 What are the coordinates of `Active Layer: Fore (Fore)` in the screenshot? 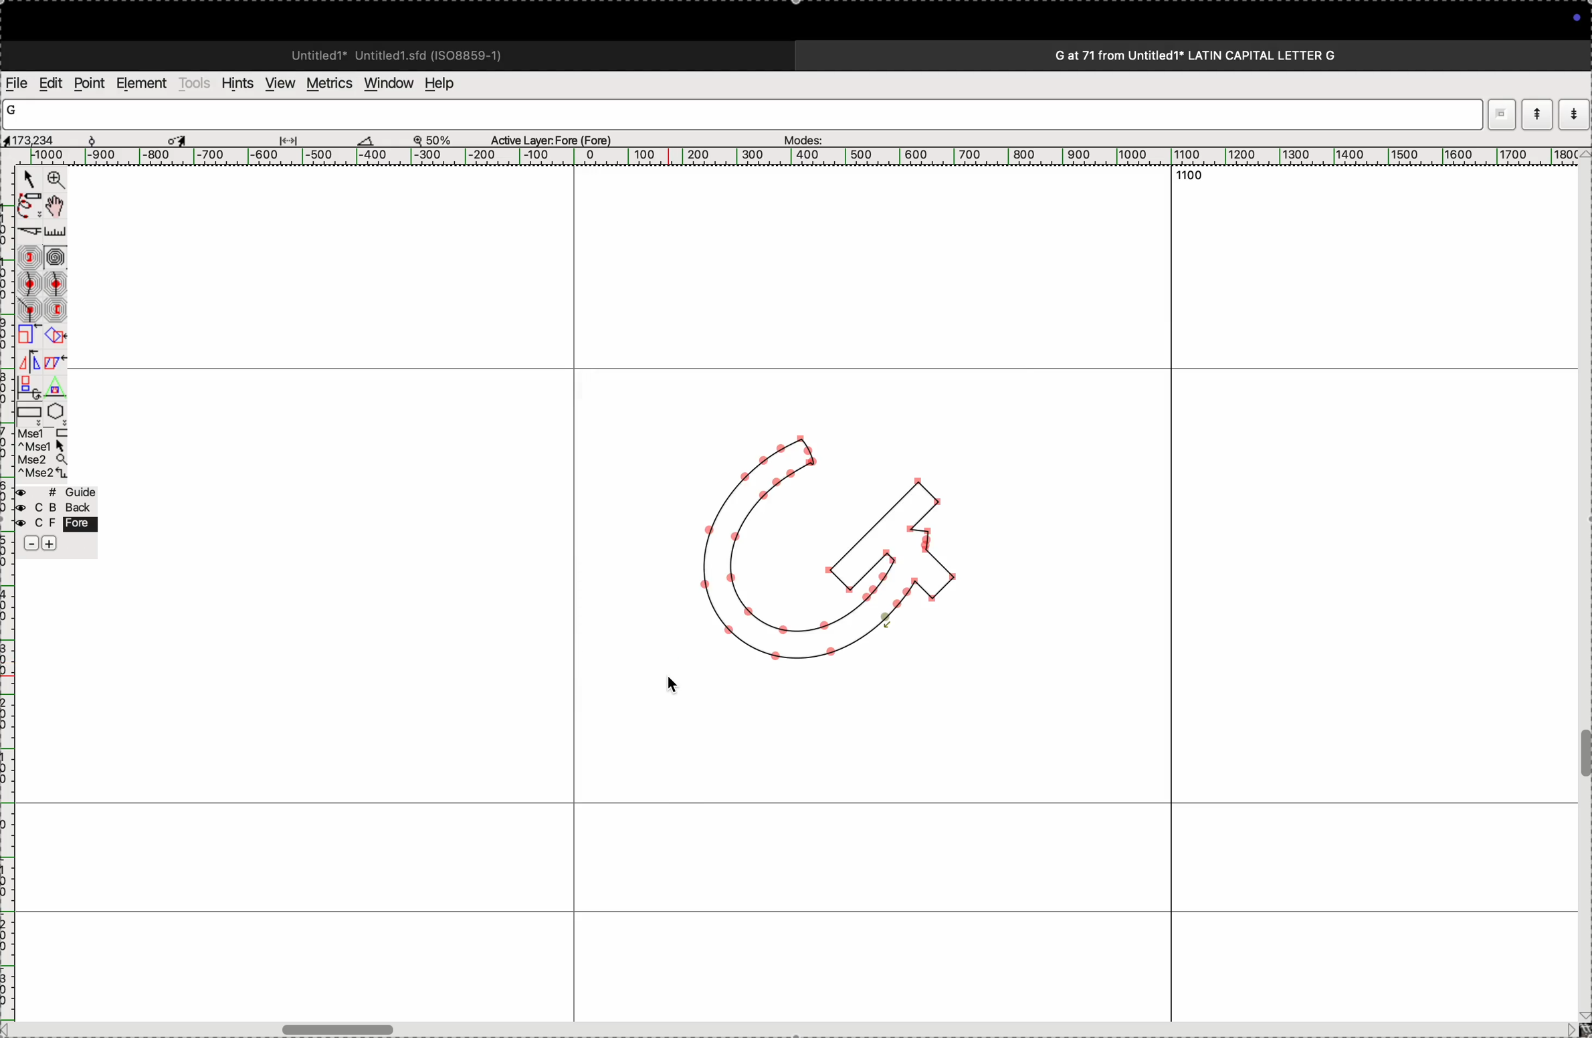 It's located at (544, 140).